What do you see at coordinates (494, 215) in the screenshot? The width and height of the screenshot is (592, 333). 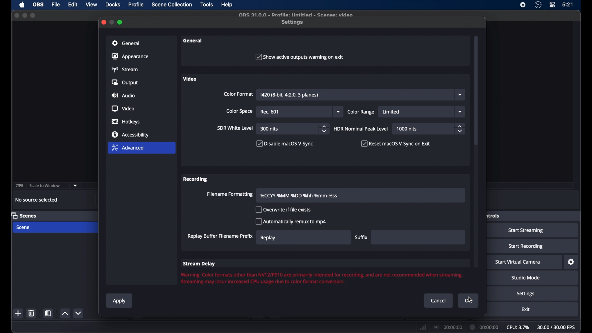 I see `obscure label` at bounding box center [494, 215].